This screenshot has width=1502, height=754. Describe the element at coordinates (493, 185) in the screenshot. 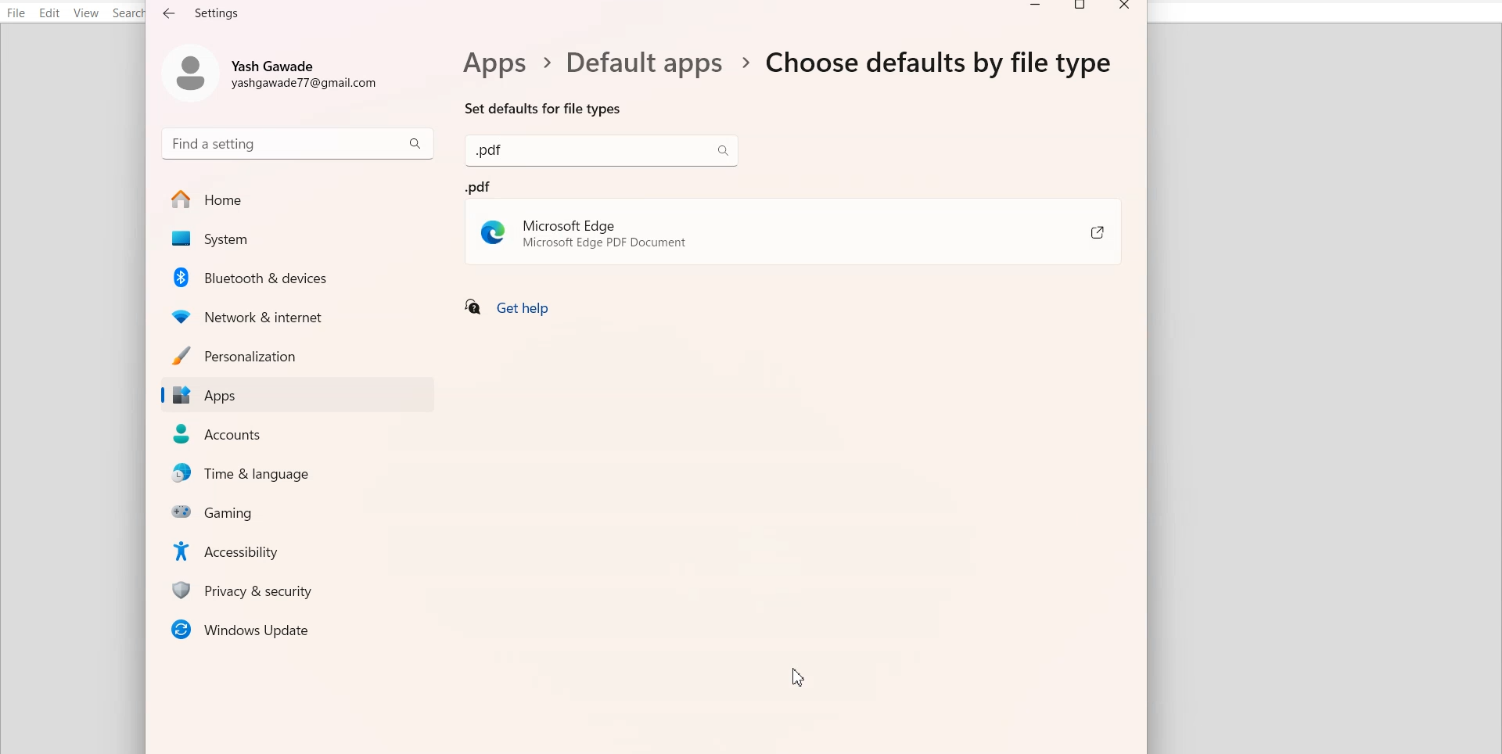

I see `pdf` at that location.